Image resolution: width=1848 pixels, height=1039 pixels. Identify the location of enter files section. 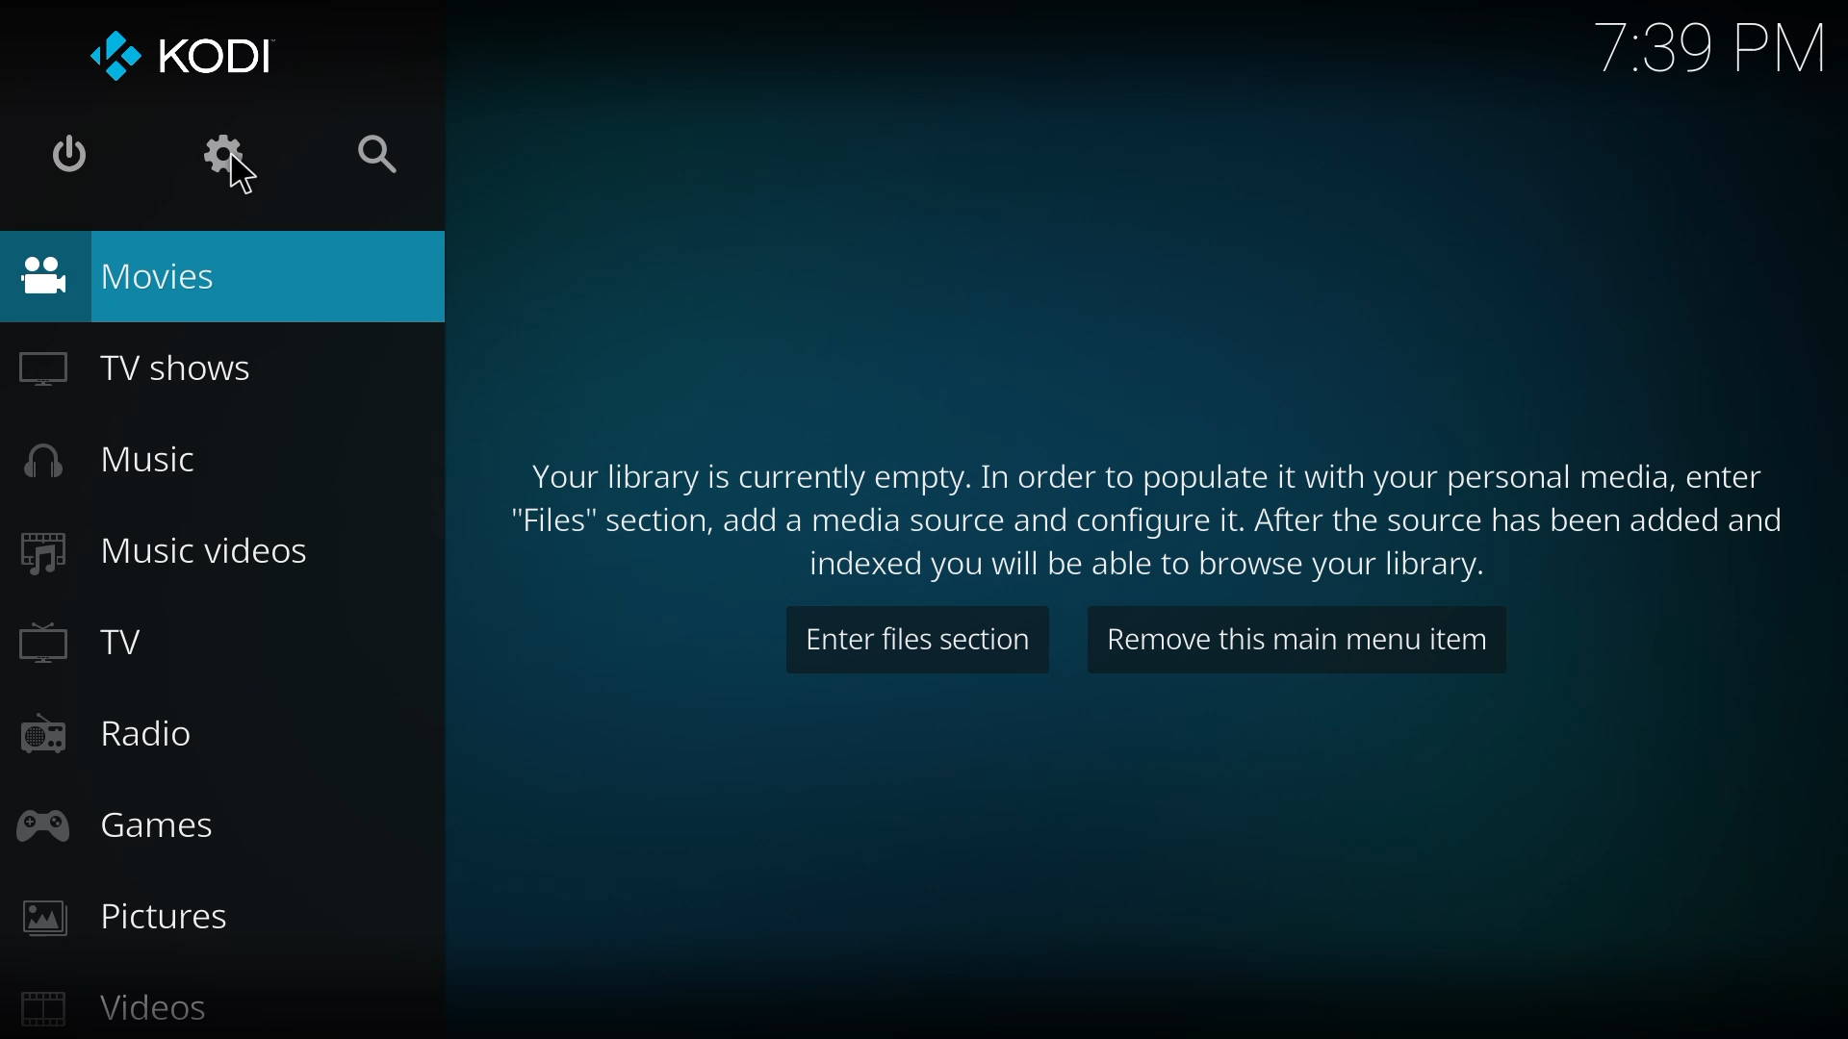
(919, 643).